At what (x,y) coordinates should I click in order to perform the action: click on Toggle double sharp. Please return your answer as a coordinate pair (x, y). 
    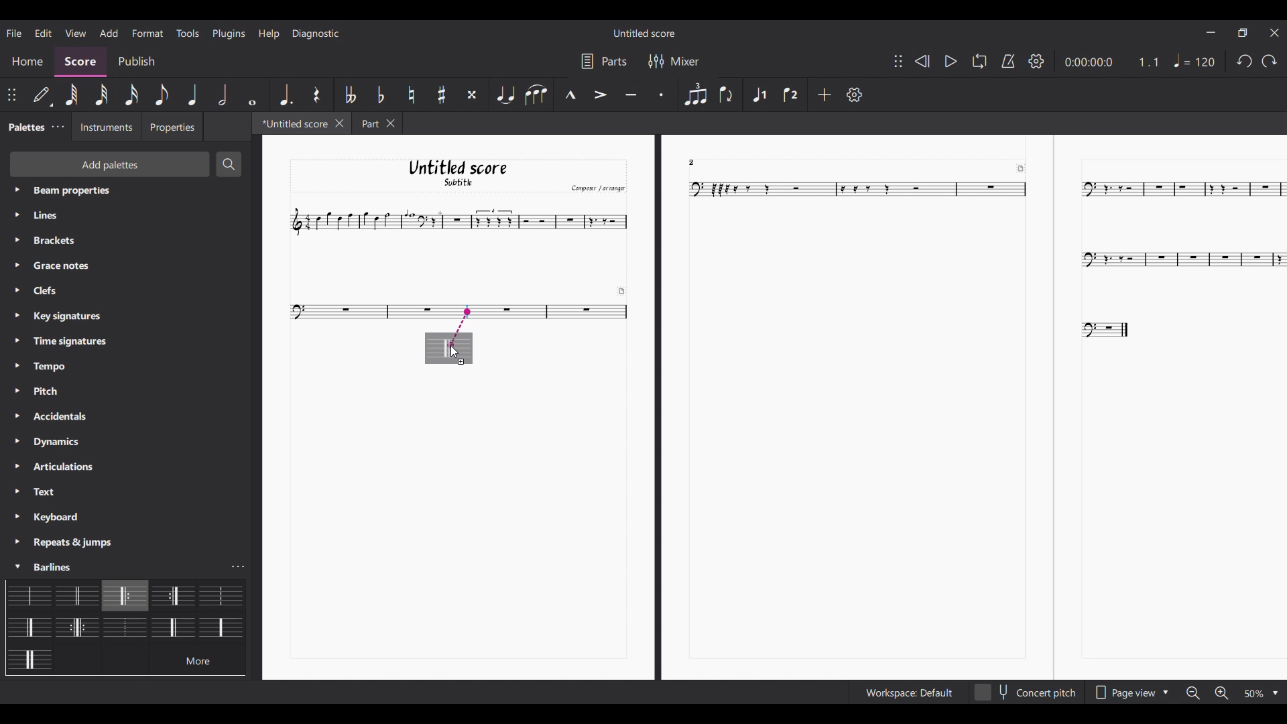
    Looking at the image, I should click on (473, 95).